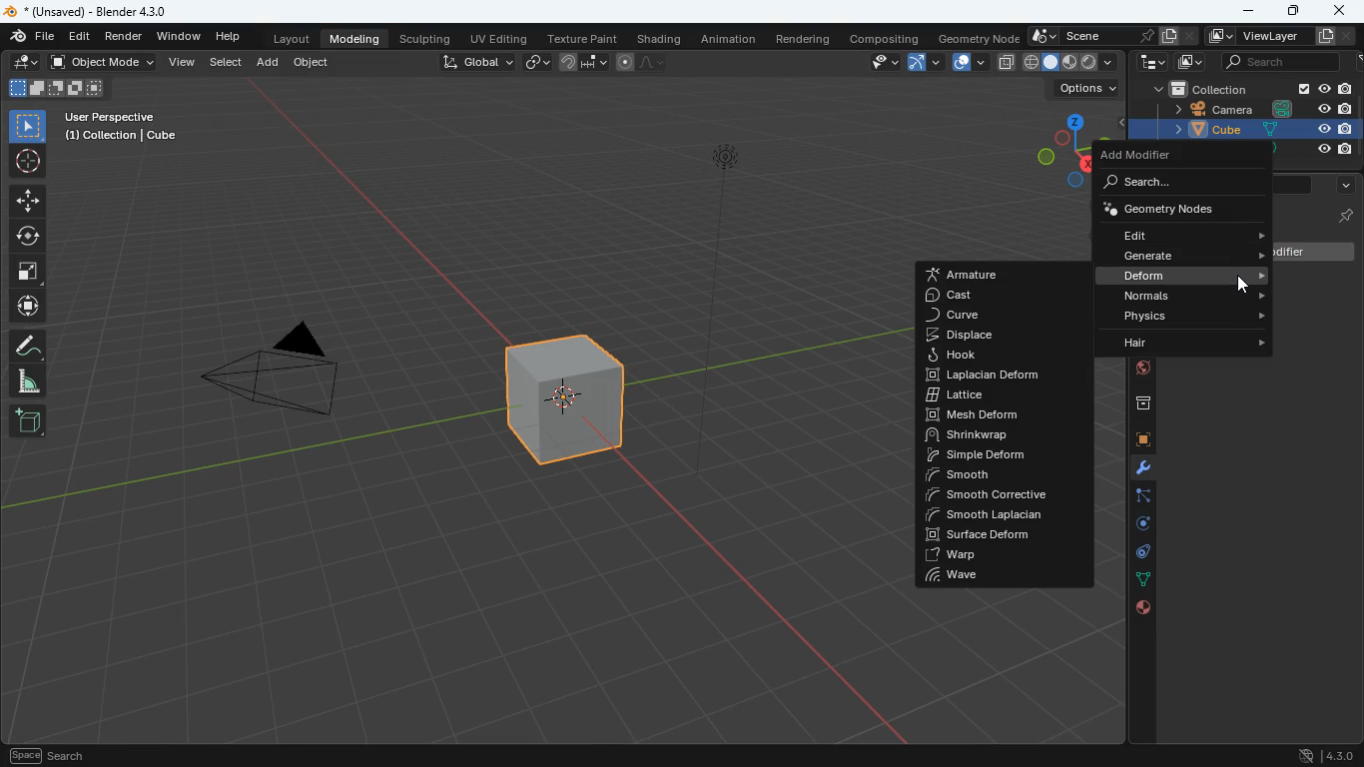 Image resolution: width=1364 pixels, height=767 pixels. I want to click on select, so click(227, 63).